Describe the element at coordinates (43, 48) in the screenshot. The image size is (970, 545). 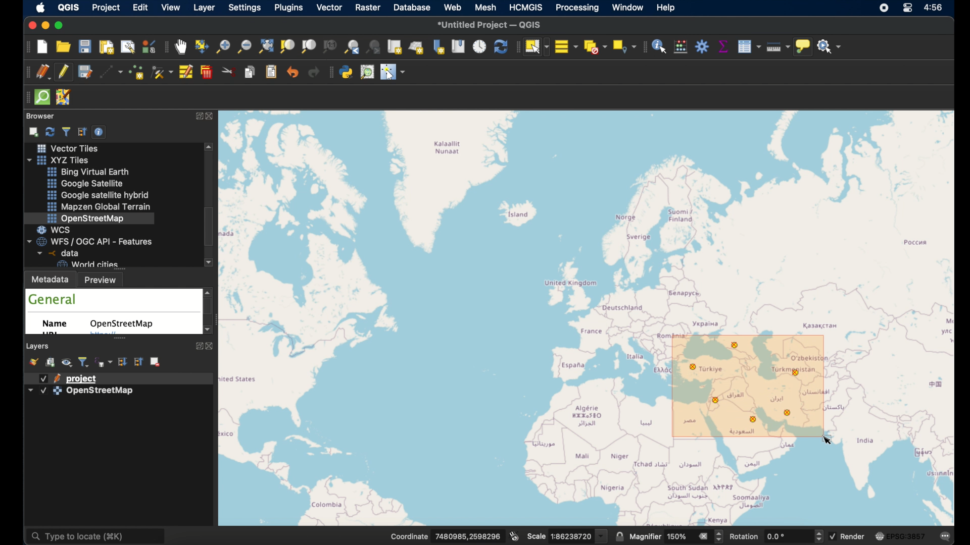
I see `new project` at that location.